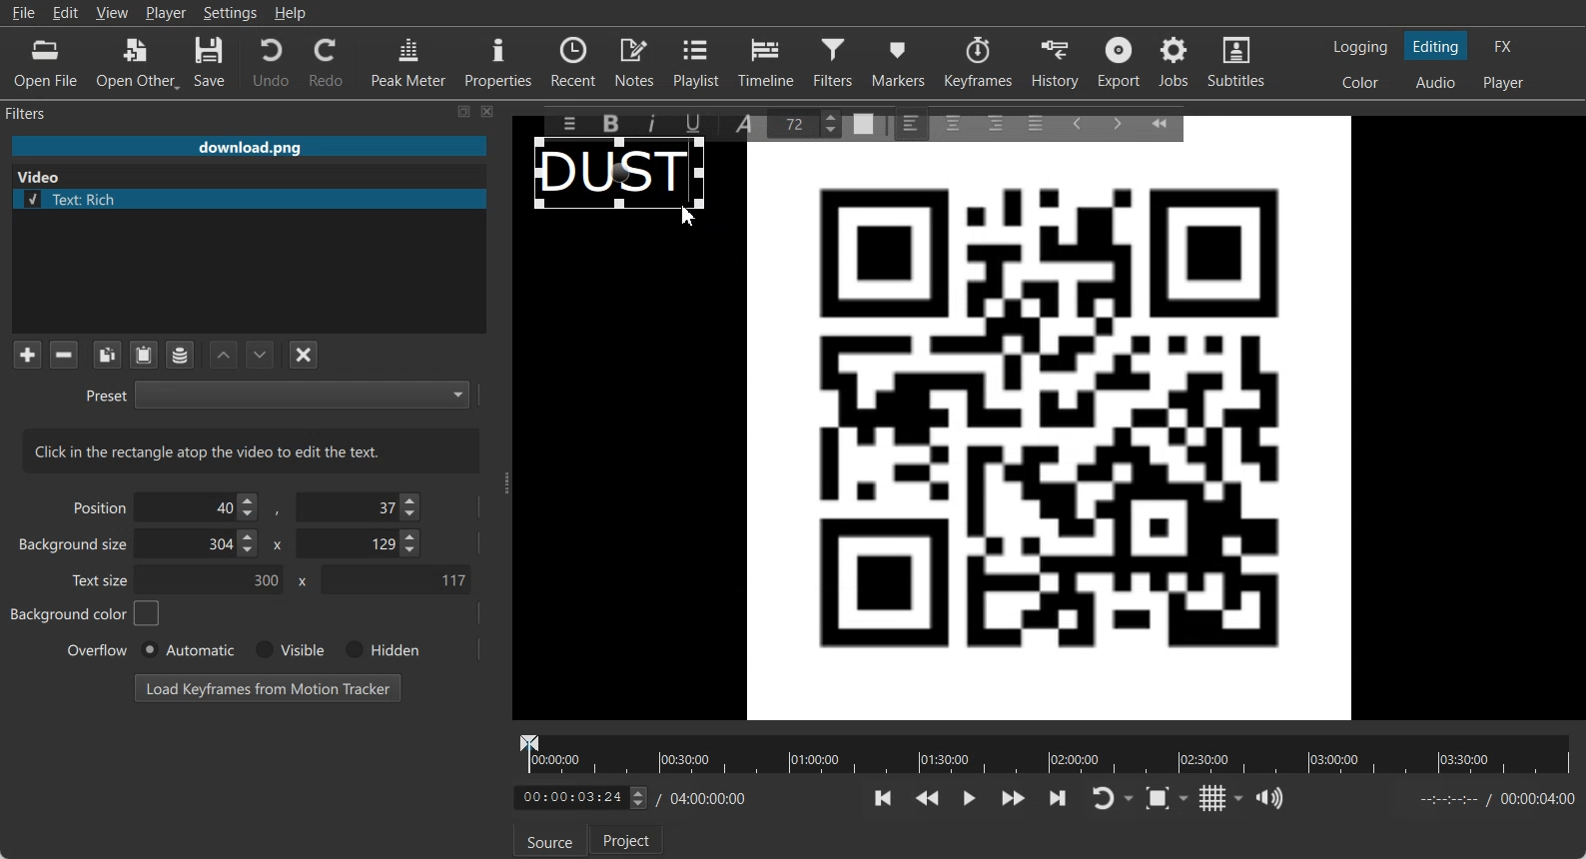 The image size is (1586, 859). I want to click on Edit, so click(66, 12).